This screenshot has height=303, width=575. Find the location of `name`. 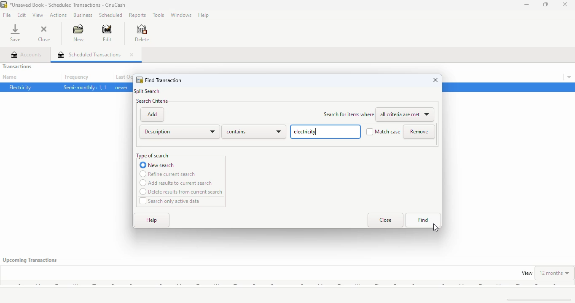

name is located at coordinates (10, 77).